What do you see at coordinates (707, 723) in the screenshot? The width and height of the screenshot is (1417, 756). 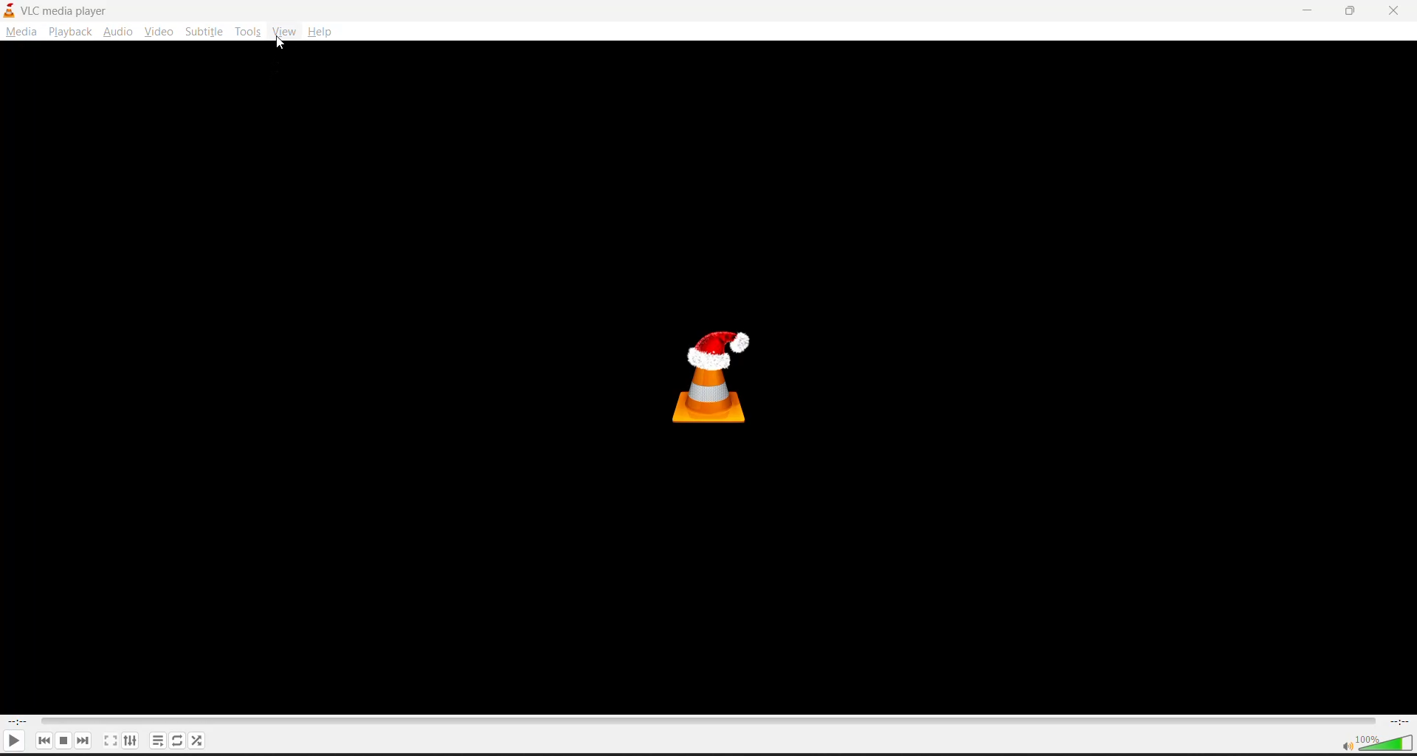 I see `track slider` at bounding box center [707, 723].